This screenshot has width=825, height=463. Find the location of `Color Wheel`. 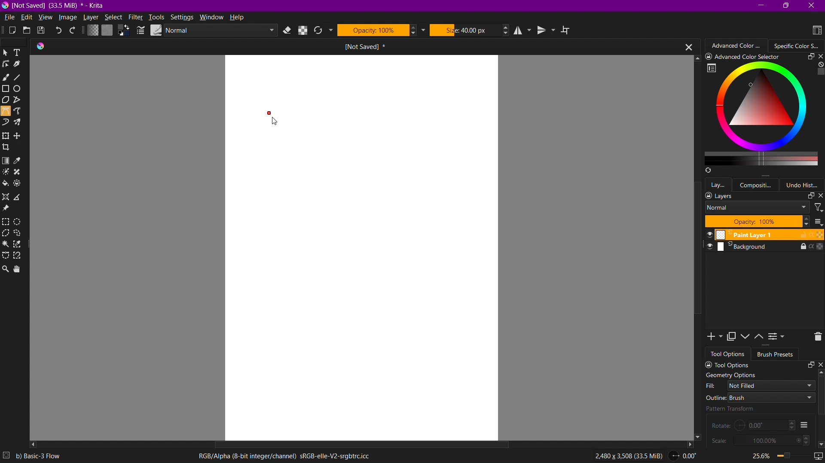

Color Wheel is located at coordinates (797, 45).